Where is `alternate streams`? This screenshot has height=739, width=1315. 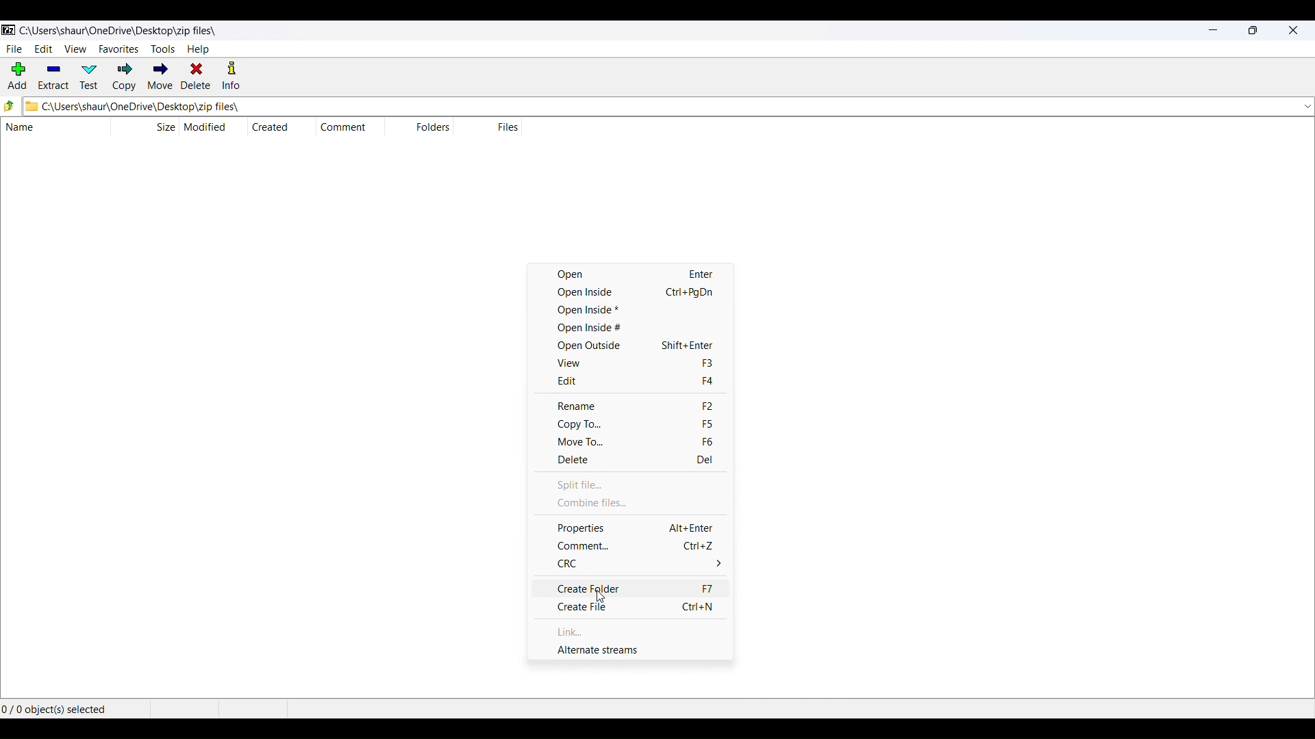 alternate streams is located at coordinates (642, 651).